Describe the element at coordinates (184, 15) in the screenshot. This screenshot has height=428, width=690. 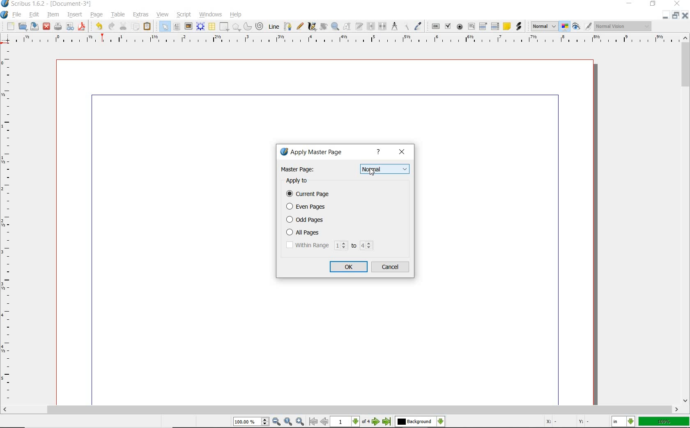
I see `script` at that location.